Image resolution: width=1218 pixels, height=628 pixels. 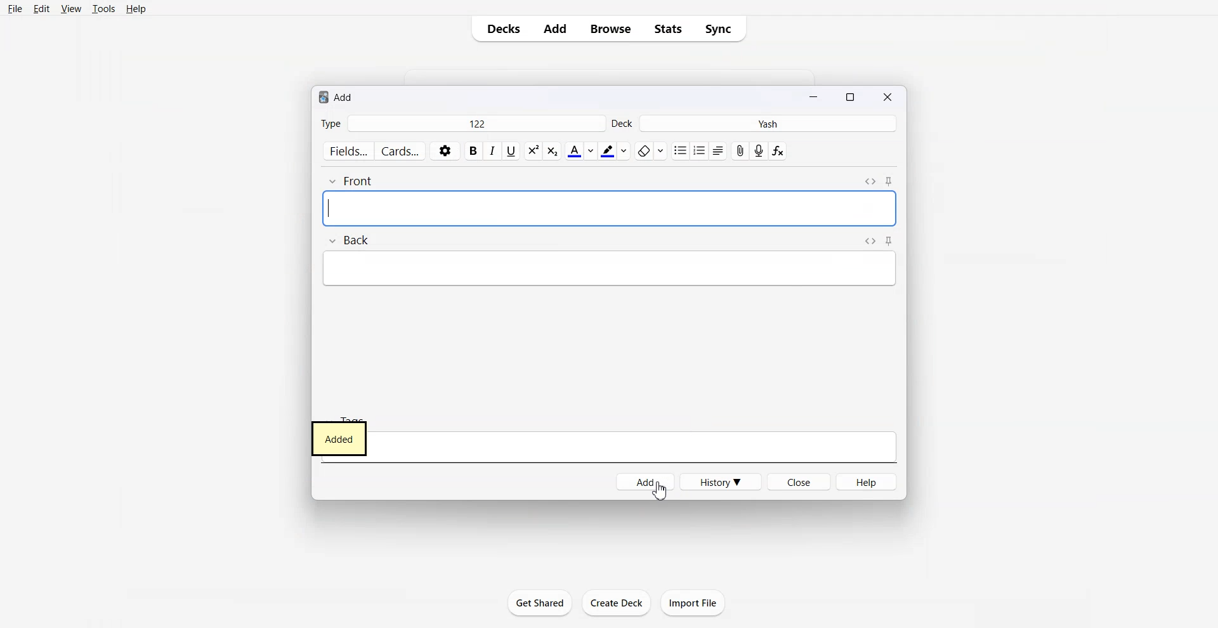 I want to click on Yash, so click(x=769, y=122).